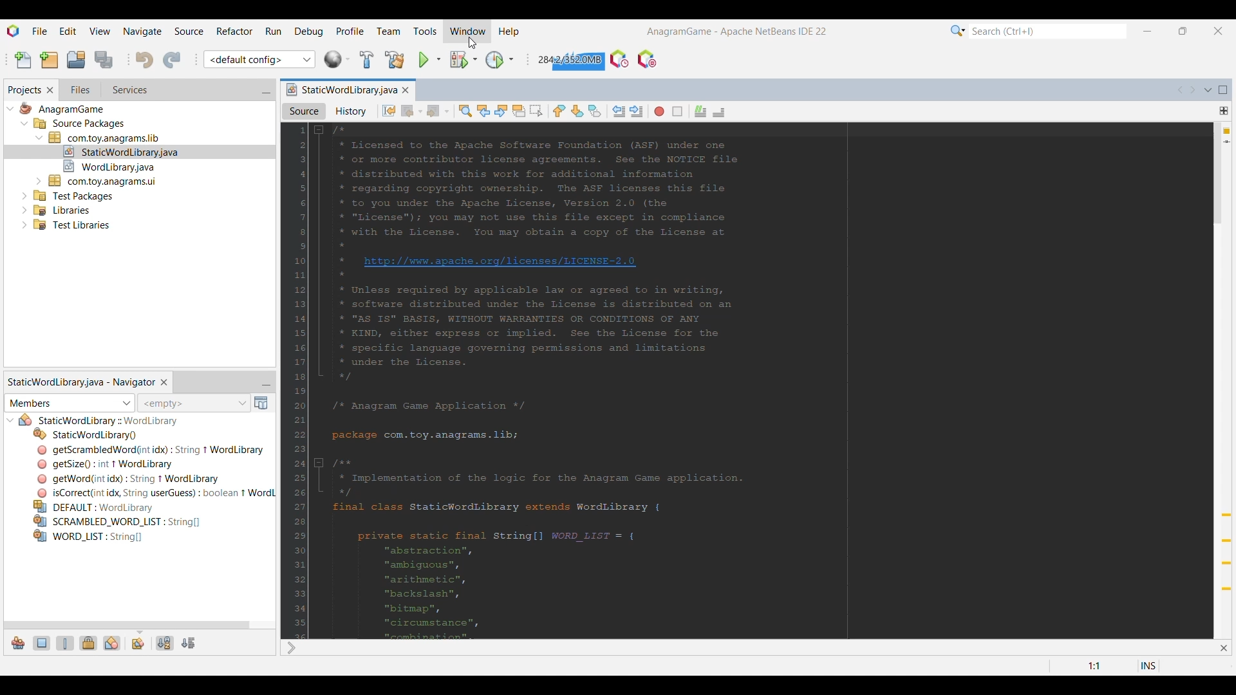 This screenshot has width=1236, height=695. I want to click on Show fields, so click(42, 644).